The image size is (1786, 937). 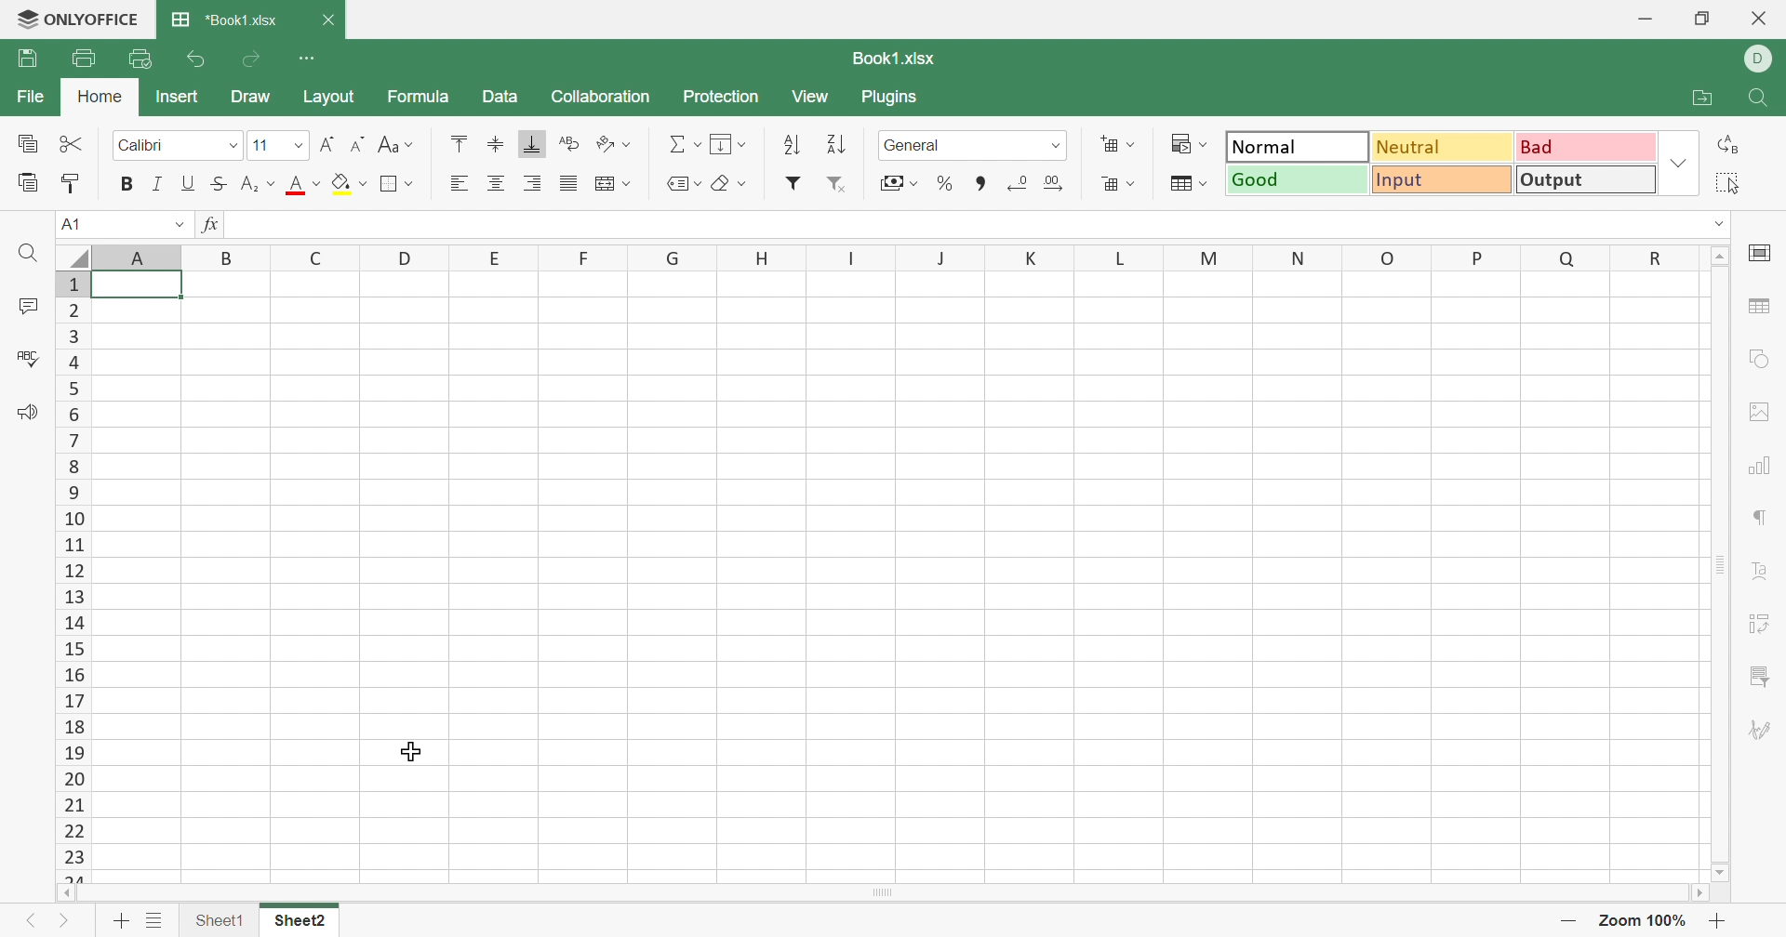 What do you see at coordinates (1189, 185) in the screenshot?
I see `Format as table template` at bounding box center [1189, 185].